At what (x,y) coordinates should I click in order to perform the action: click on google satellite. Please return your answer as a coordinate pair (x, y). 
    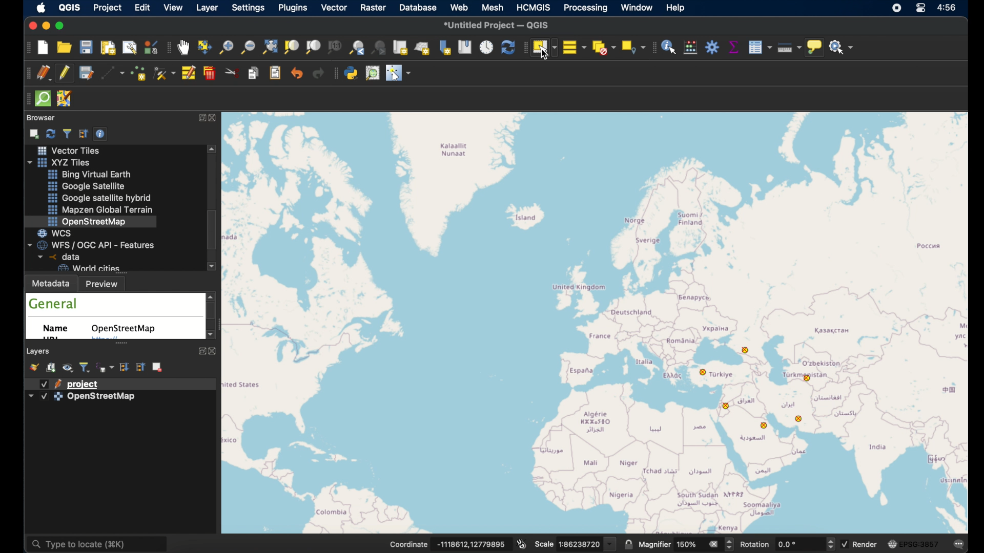
    Looking at the image, I should click on (87, 186).